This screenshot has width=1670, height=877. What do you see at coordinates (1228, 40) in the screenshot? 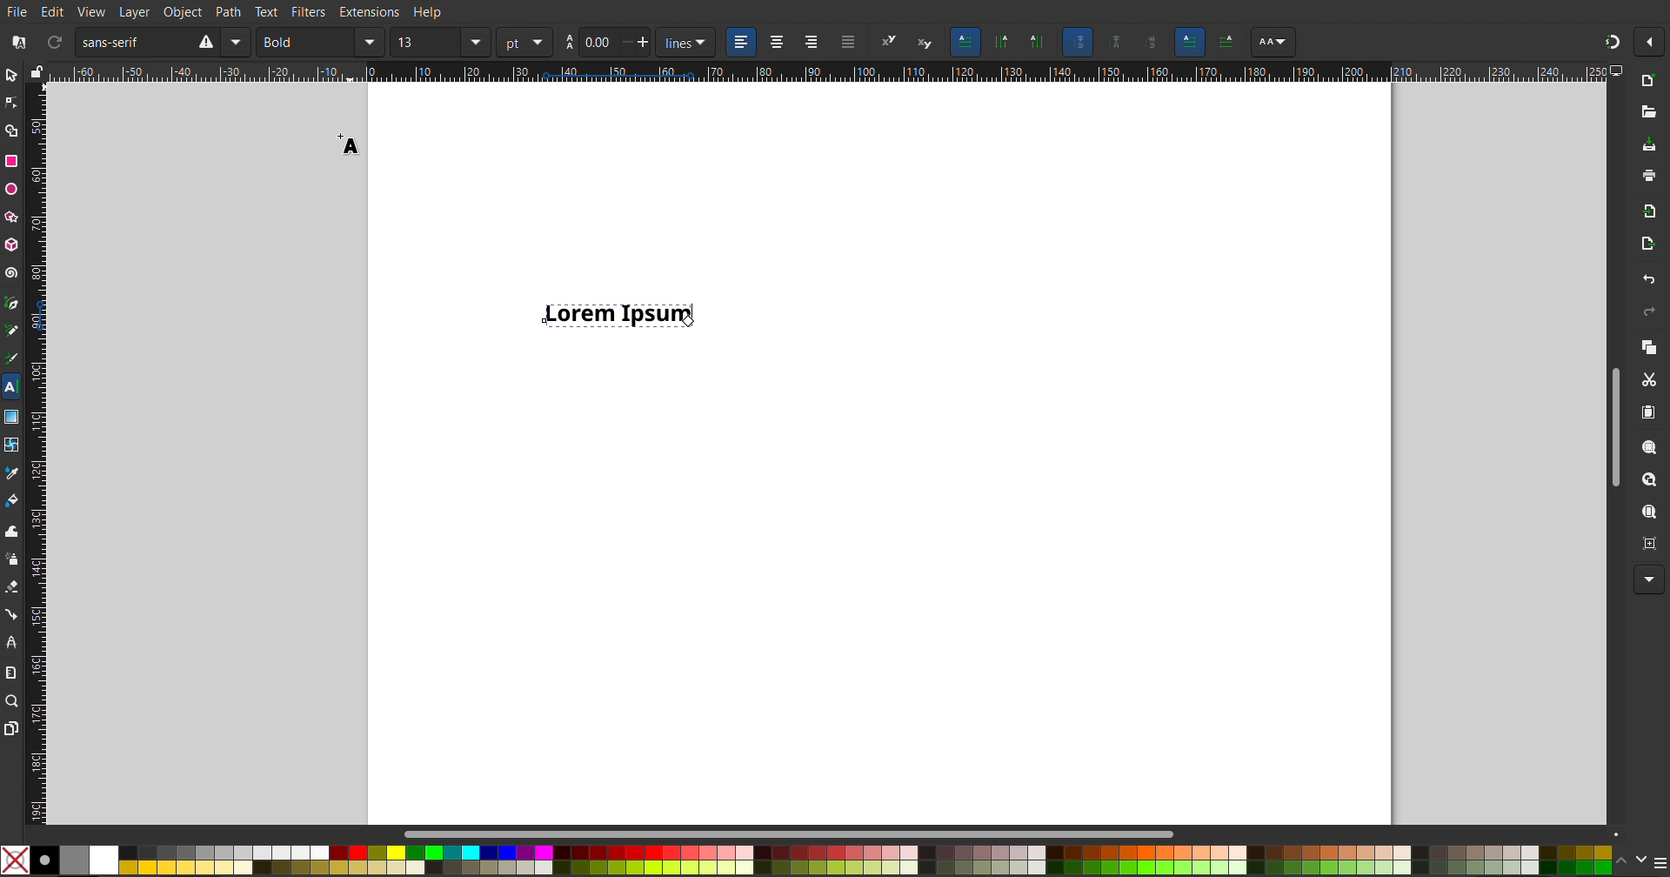
I see `Right to left text` at bounding box center [1228, 40].